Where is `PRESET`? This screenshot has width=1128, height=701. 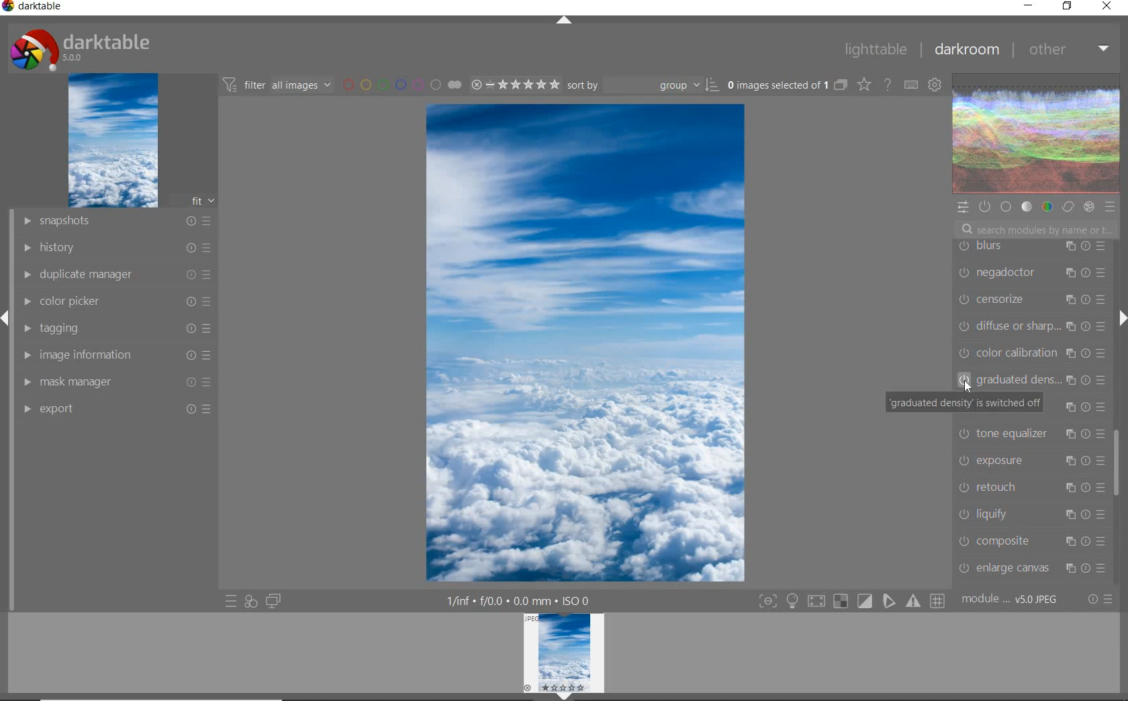
PRESET is located at coordinates (1111, 207).